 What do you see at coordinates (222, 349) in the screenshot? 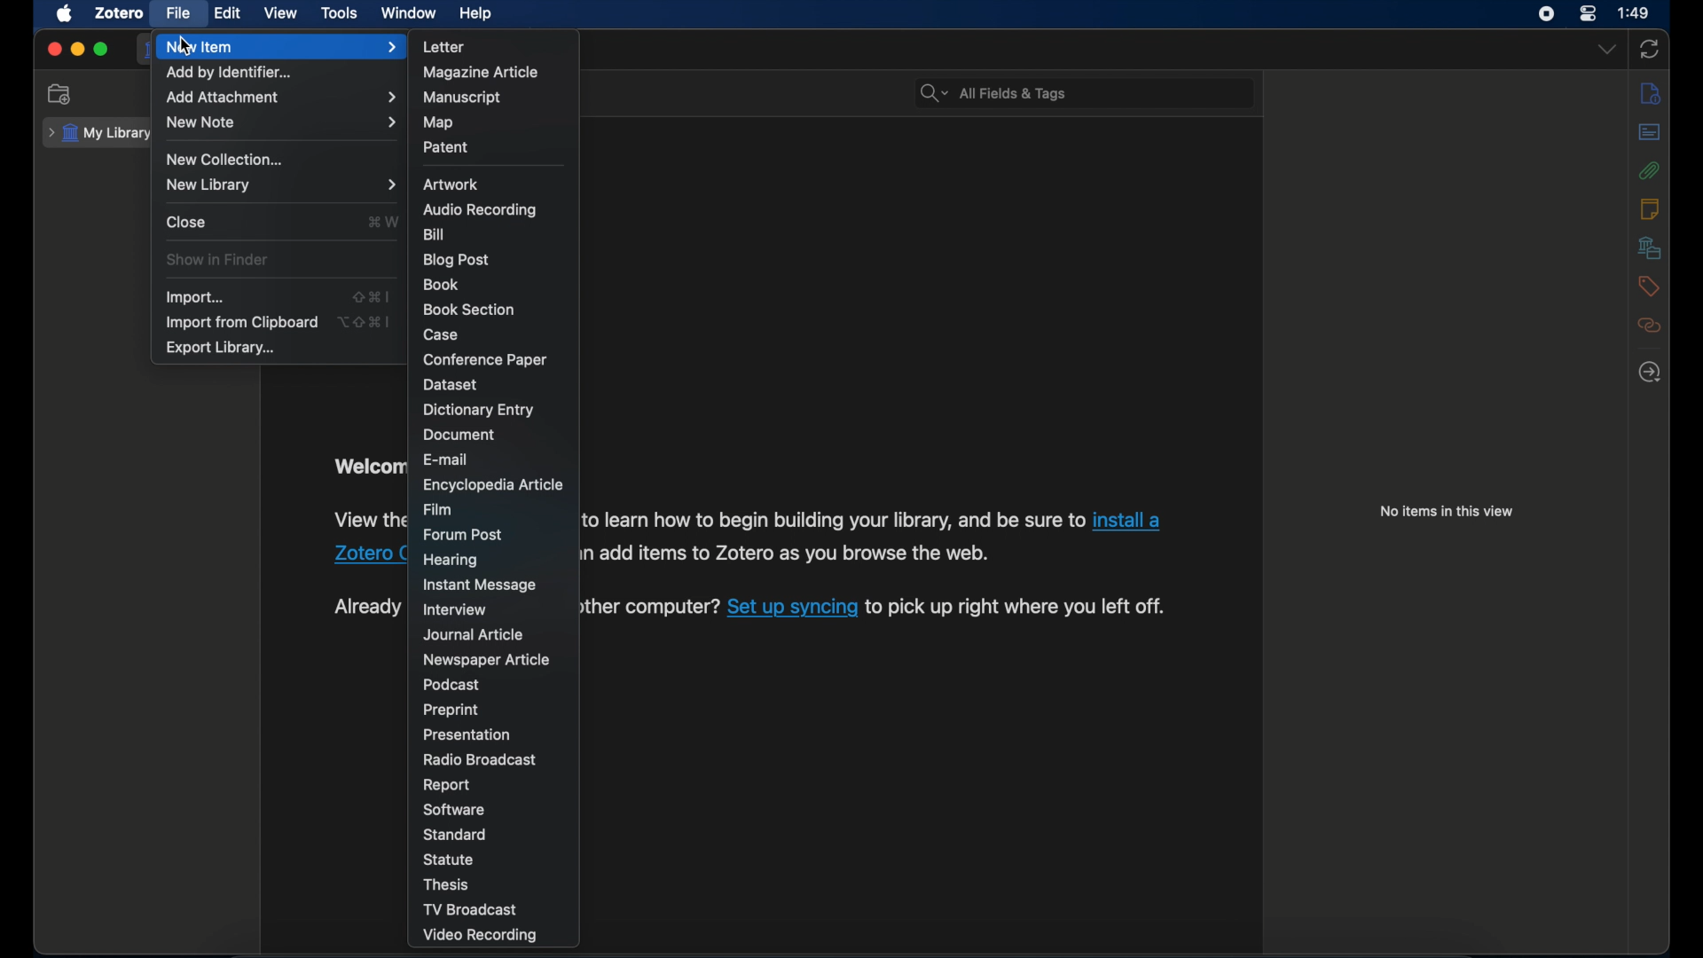
I see `export library` at bounding box center [222, 349].